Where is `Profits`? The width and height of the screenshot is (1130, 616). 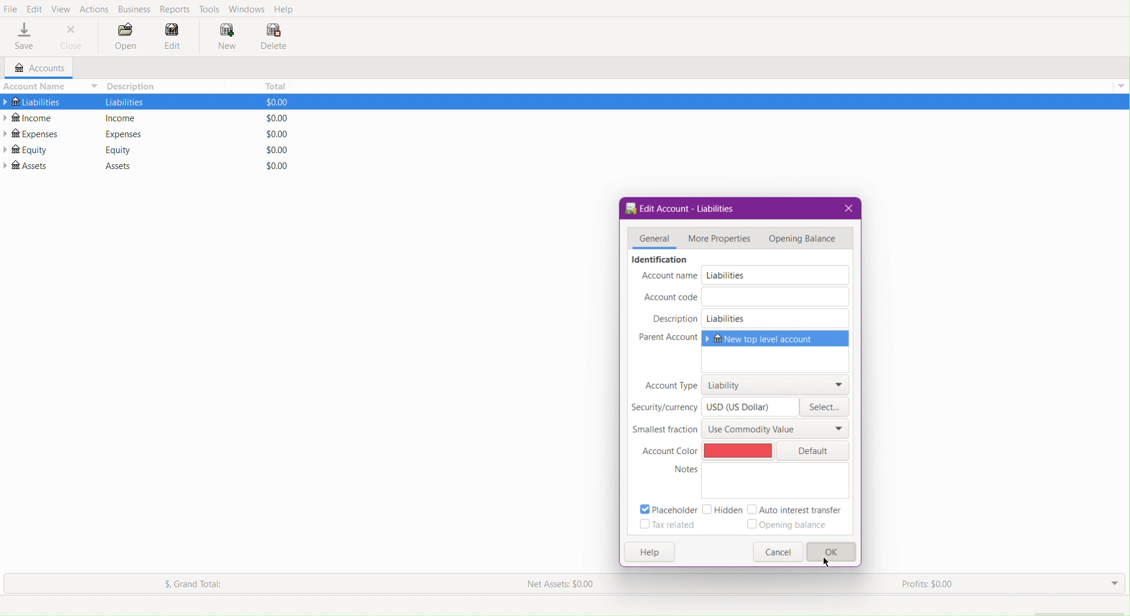
Profits is located at coordinates (927, 585).